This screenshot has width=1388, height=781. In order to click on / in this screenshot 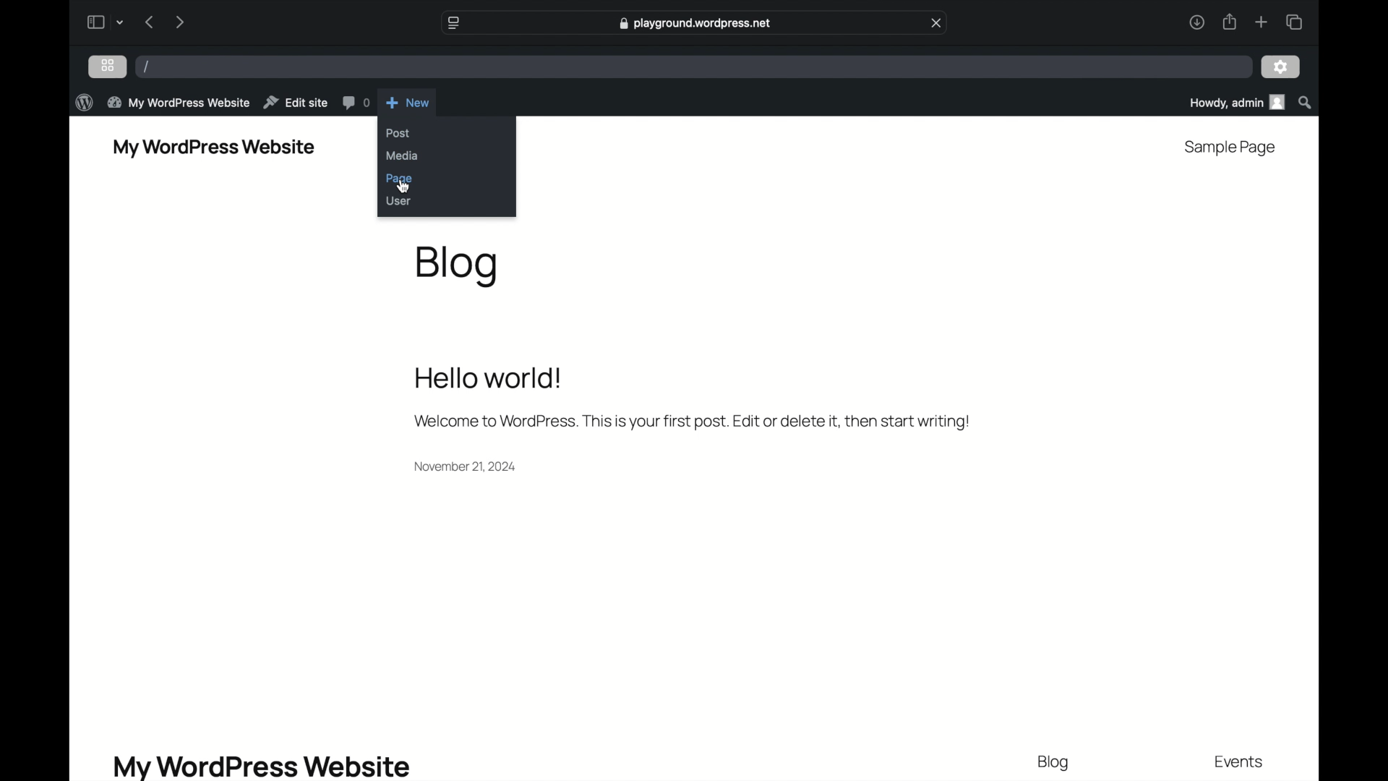, I will do `click(146, 66)`.